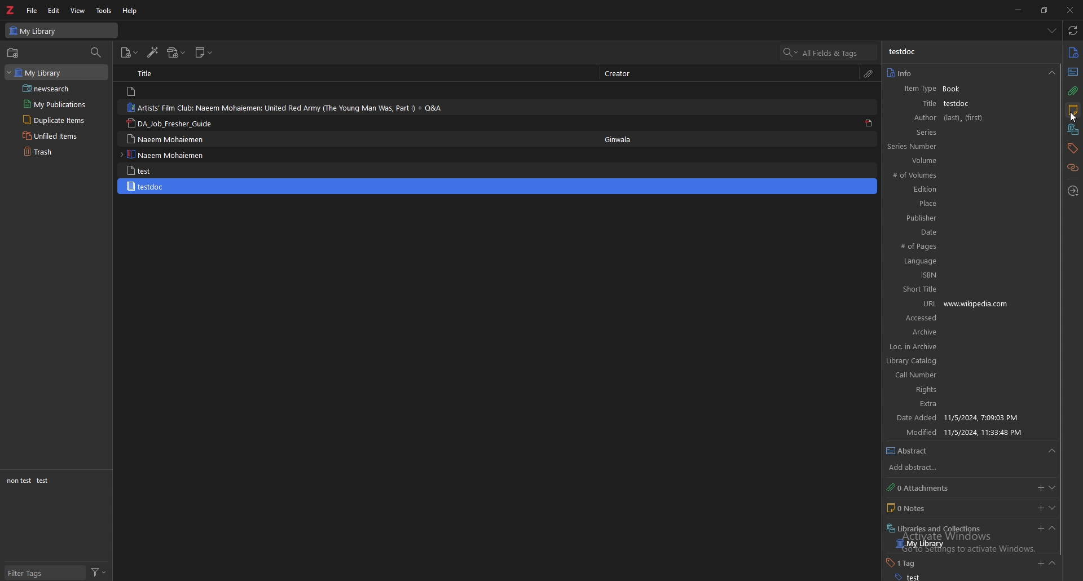 This screenshot has height=581, width=1083. Describe the element at coordinates (1052, 30) in the screenshot. I see `list all tabs` at that location.